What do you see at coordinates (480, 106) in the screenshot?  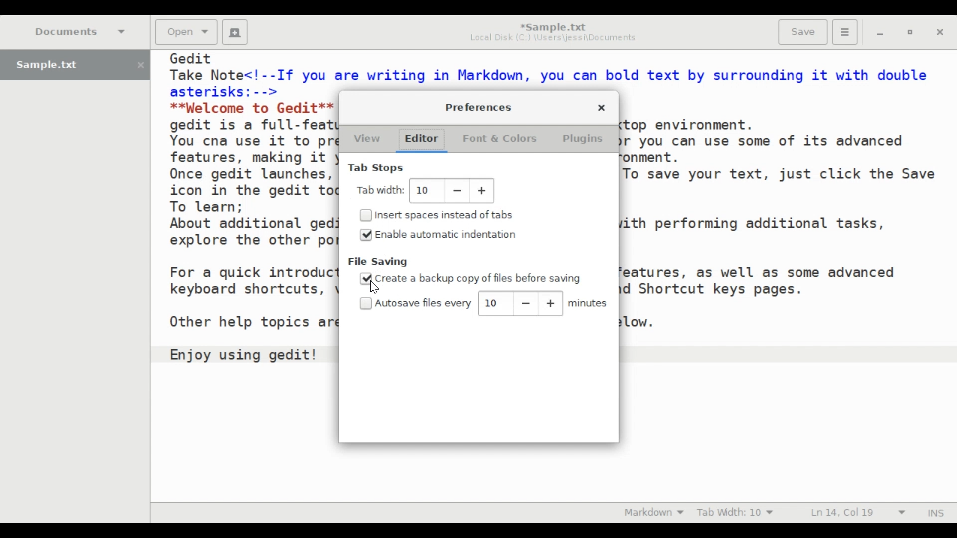 I see `Preferences` at bounding box center [480, 106].